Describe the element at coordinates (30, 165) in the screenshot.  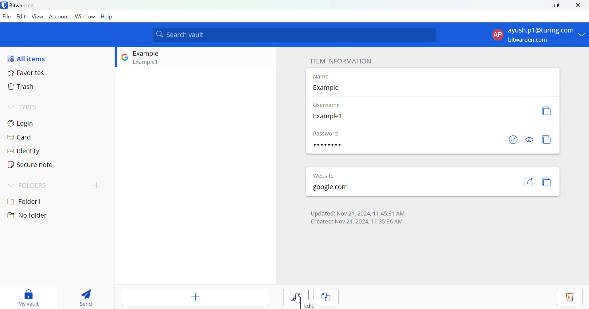
I see `Secure note` at that location.